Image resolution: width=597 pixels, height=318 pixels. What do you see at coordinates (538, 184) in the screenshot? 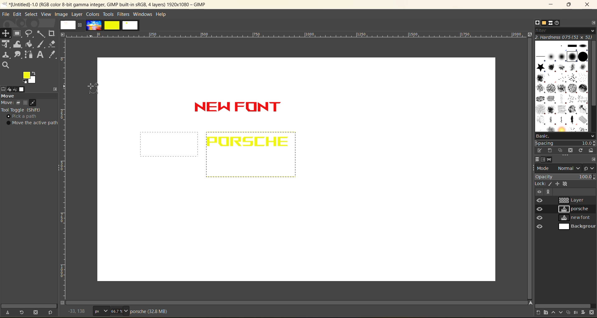
I see `lock:` at bounding box center [538, 184].